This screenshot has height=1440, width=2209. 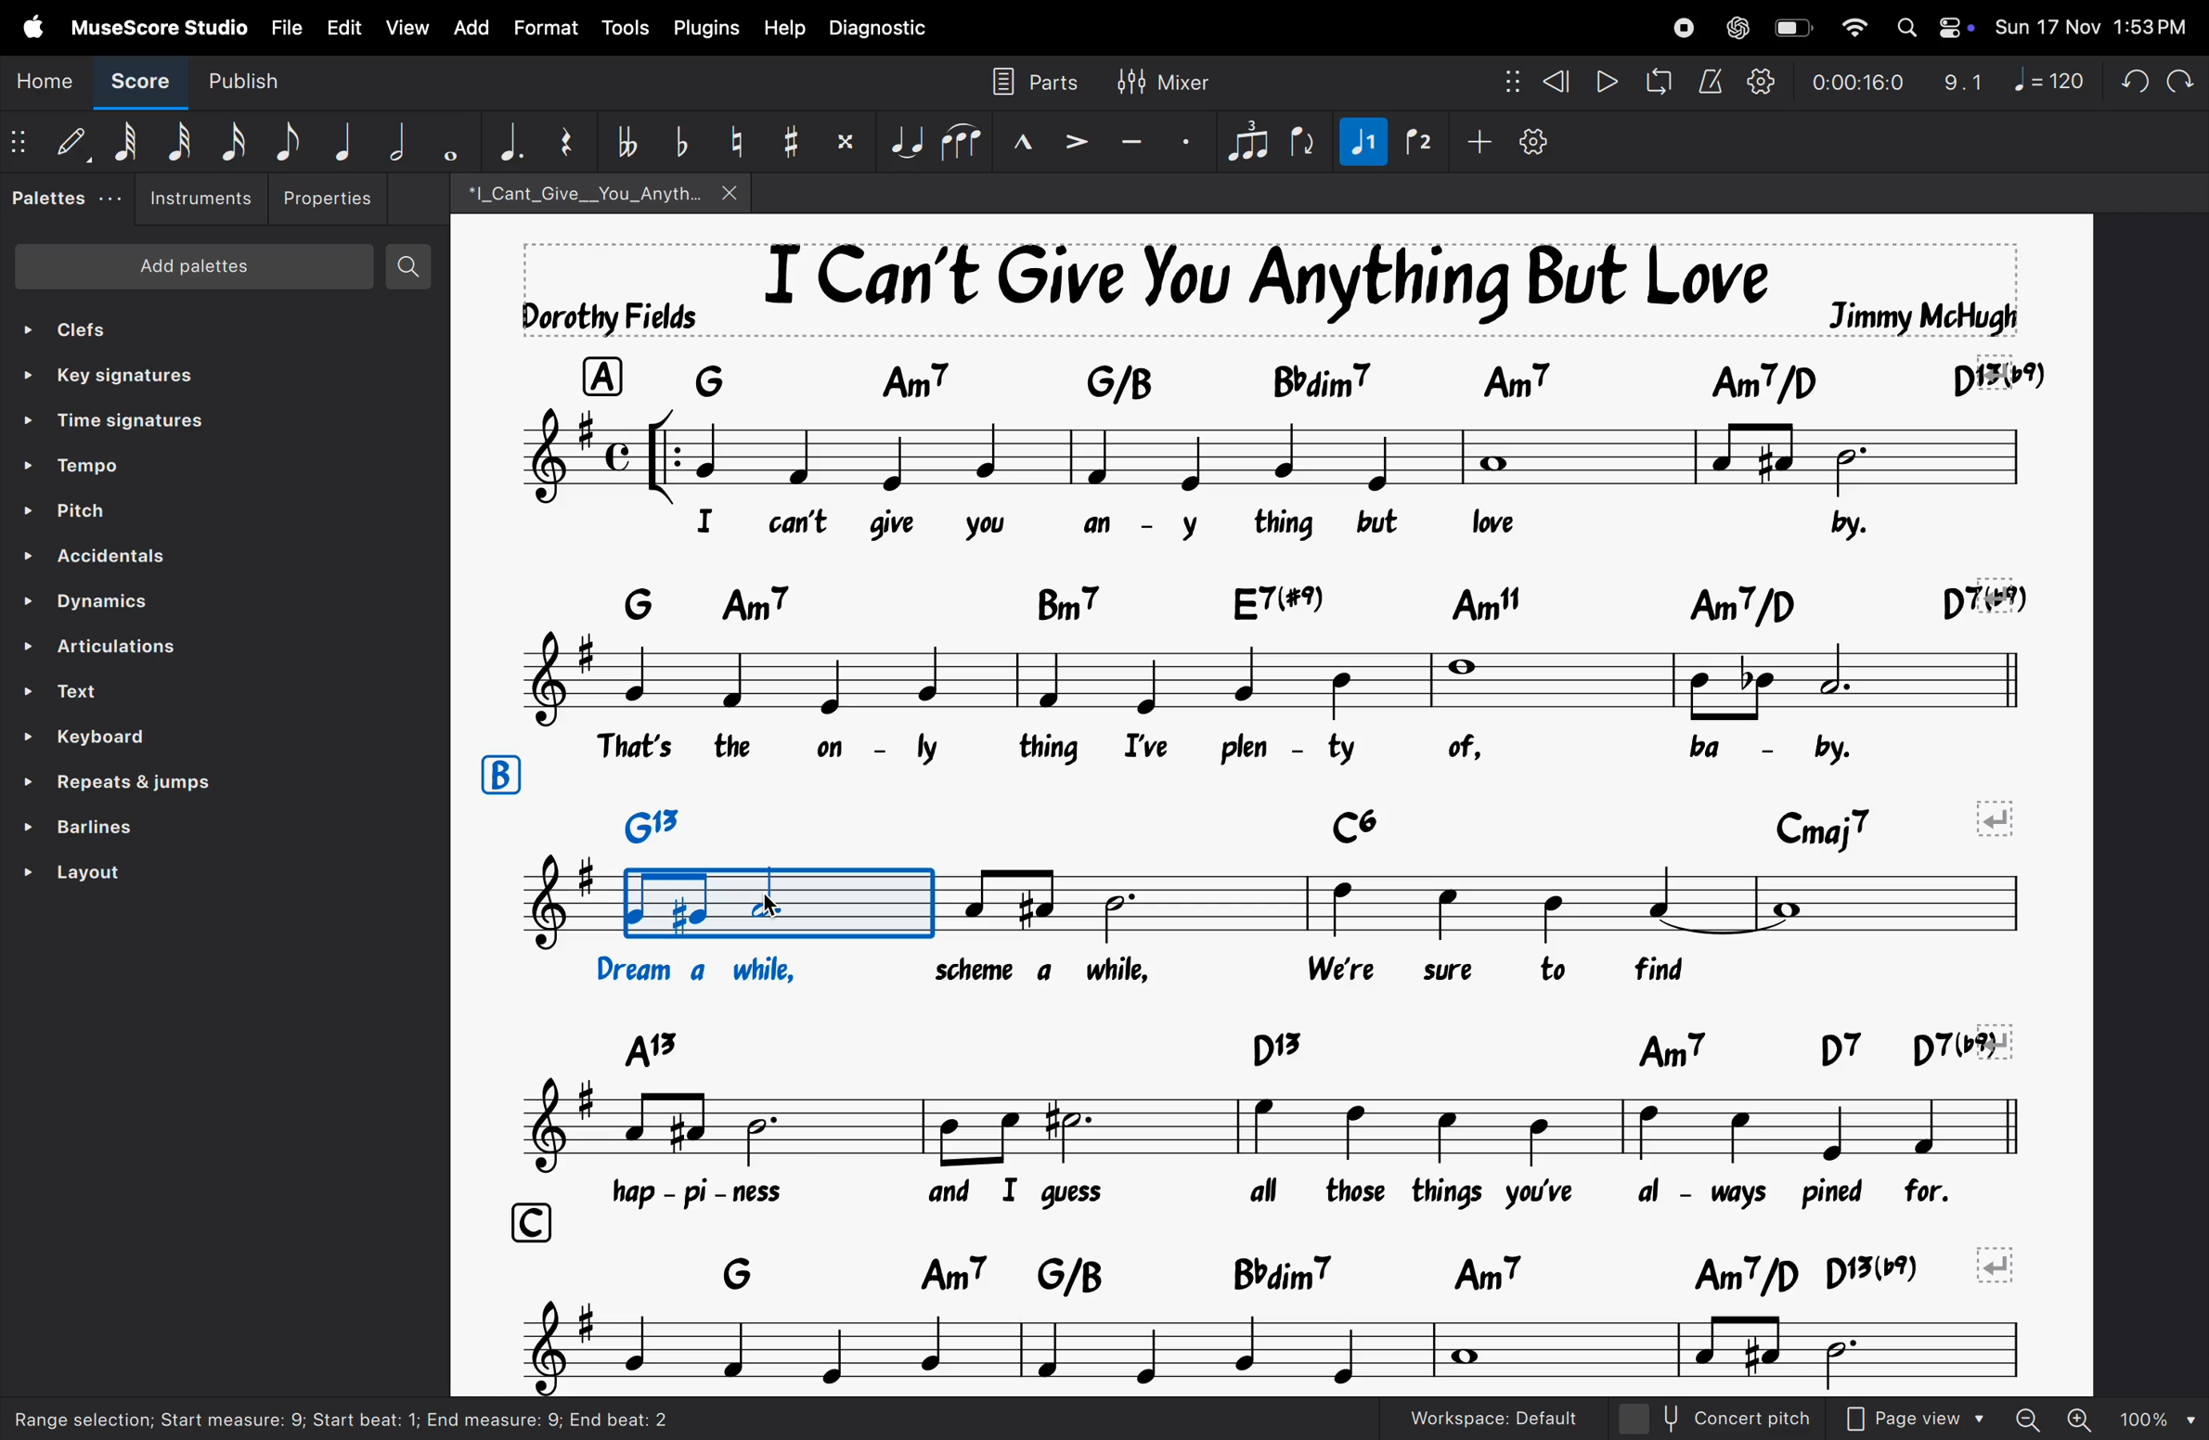 I want to click on customize toolbar, so click(x=1544, y=140).